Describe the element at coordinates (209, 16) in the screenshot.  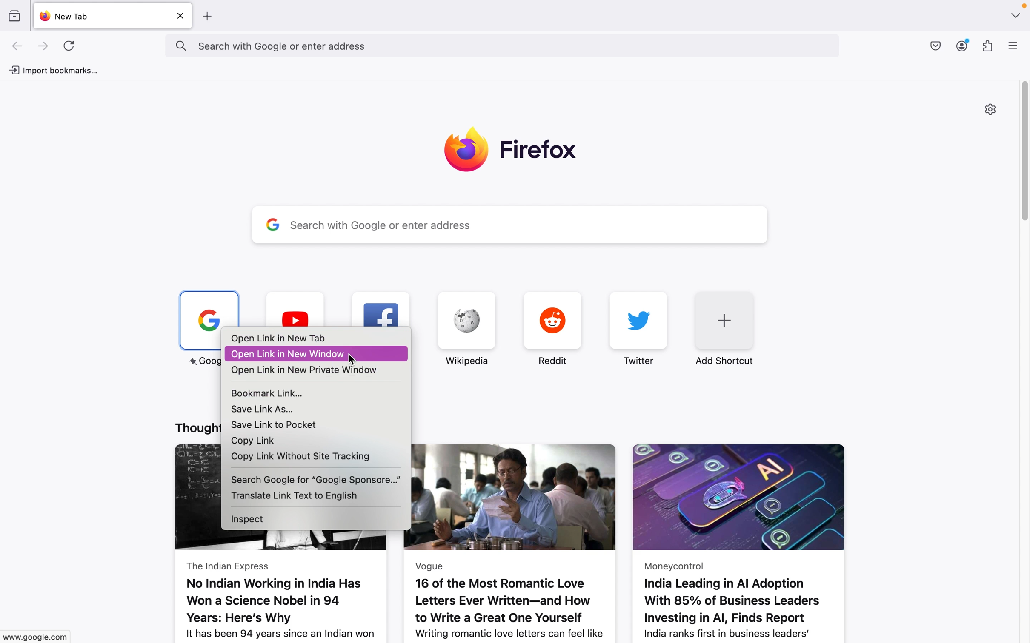
I see `add tab` at that location.